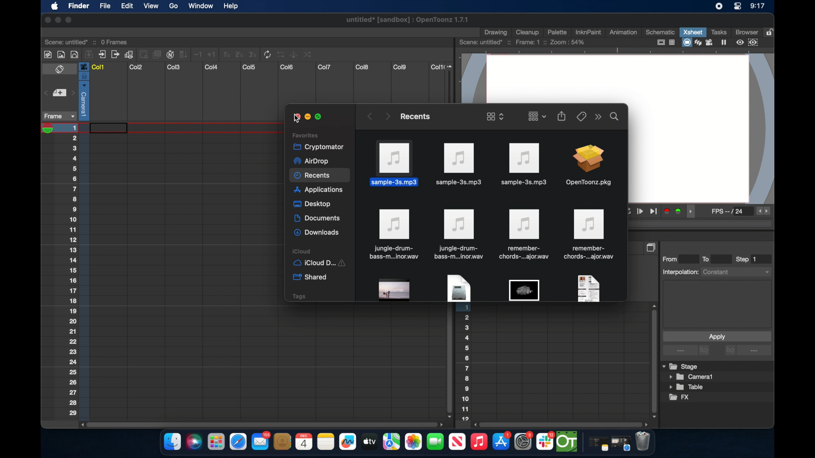 Image resolution: width=815 pixels, height=458 pixels. What do you see at coordinates (719, 6) in the screenshot?
I see `screen recorder icon` at bounding box center [719, 6].